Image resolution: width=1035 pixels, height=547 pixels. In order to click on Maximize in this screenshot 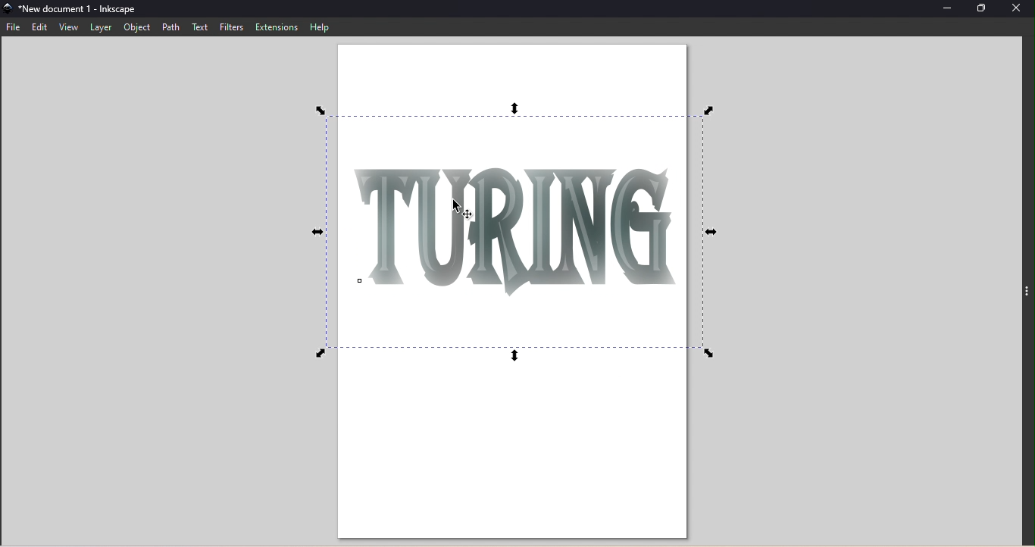, I will do `click(986, 9)`.